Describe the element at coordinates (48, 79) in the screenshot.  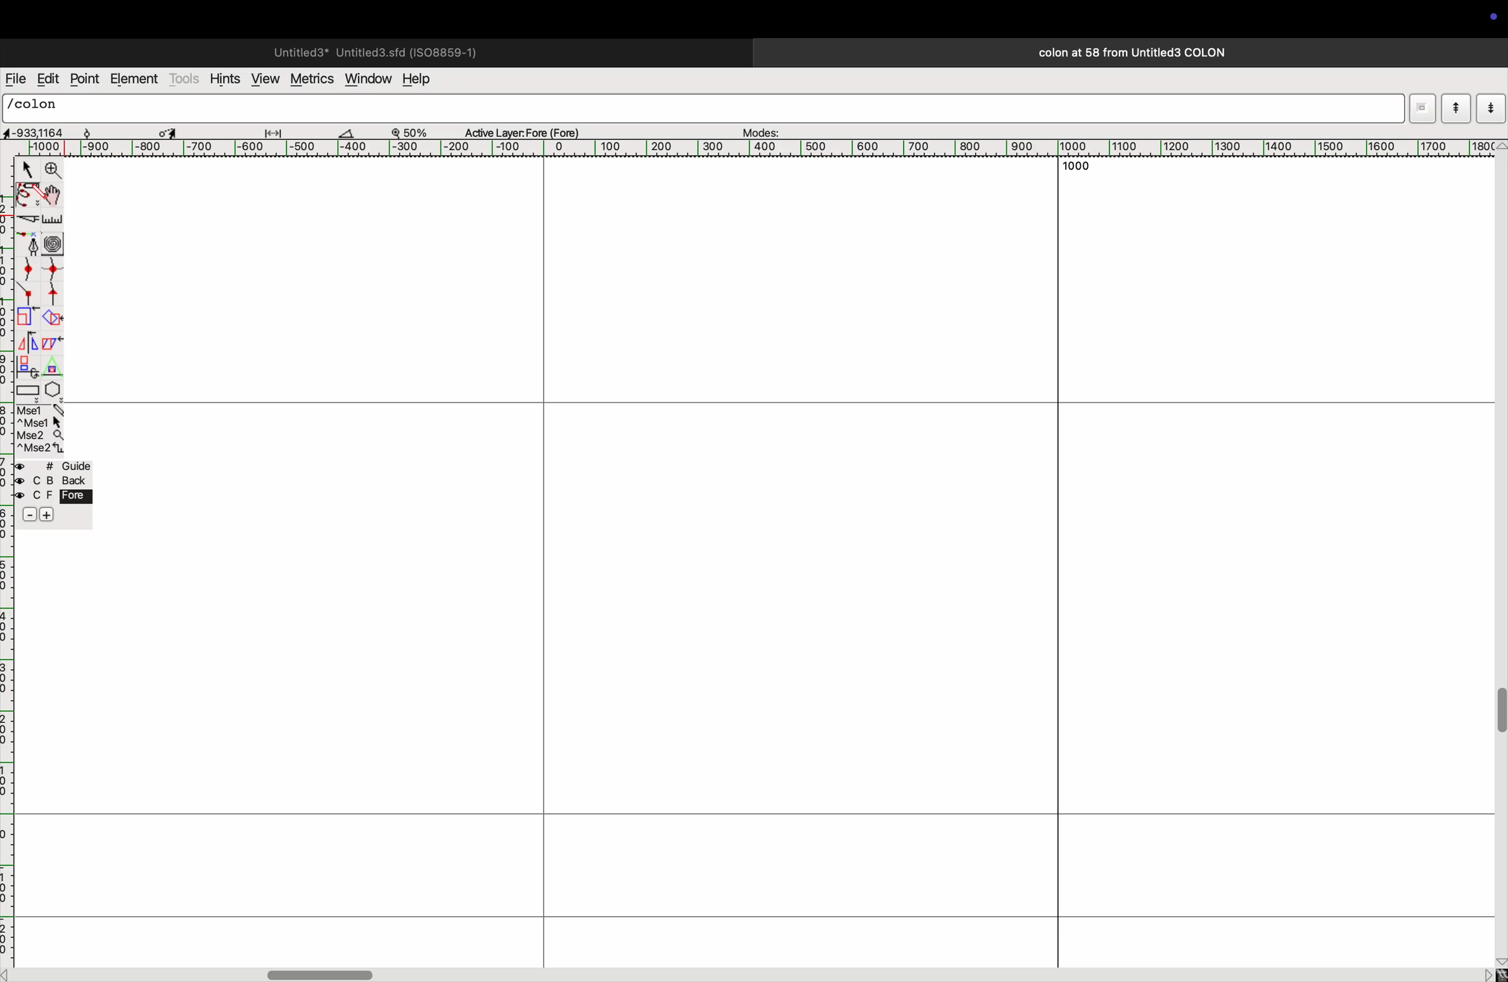
I see `edit` at that location.